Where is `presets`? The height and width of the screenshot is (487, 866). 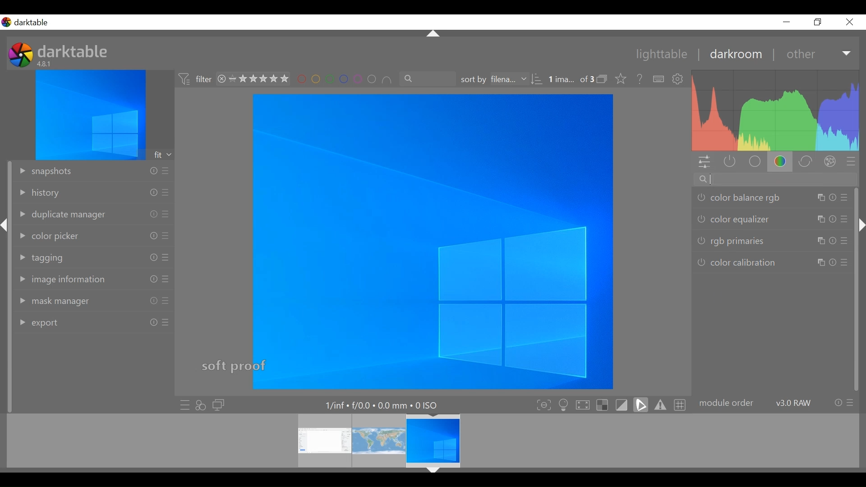 presets is located at coordinates (851, 403).